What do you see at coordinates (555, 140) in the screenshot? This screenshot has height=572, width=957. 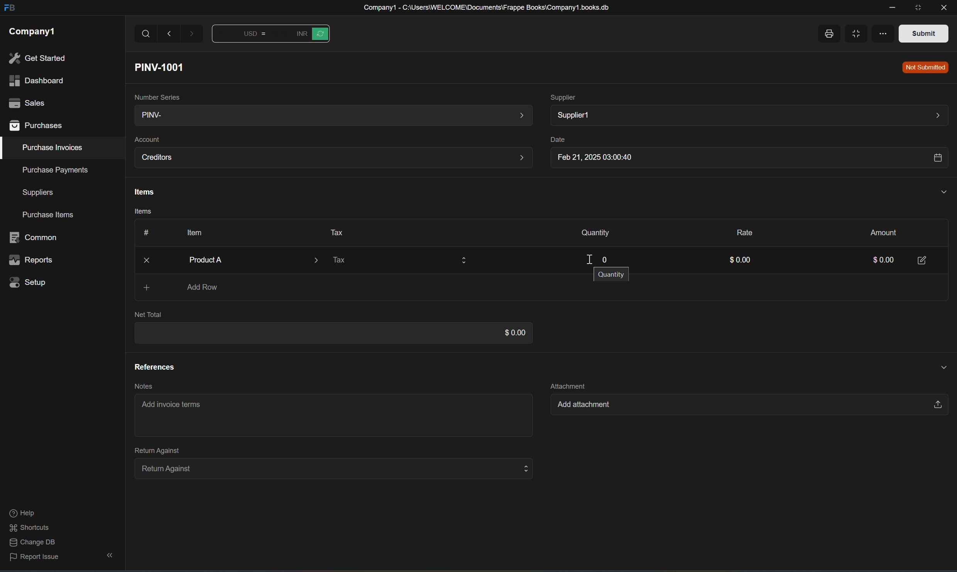 I see `Date` at bounding box center [555, 140].